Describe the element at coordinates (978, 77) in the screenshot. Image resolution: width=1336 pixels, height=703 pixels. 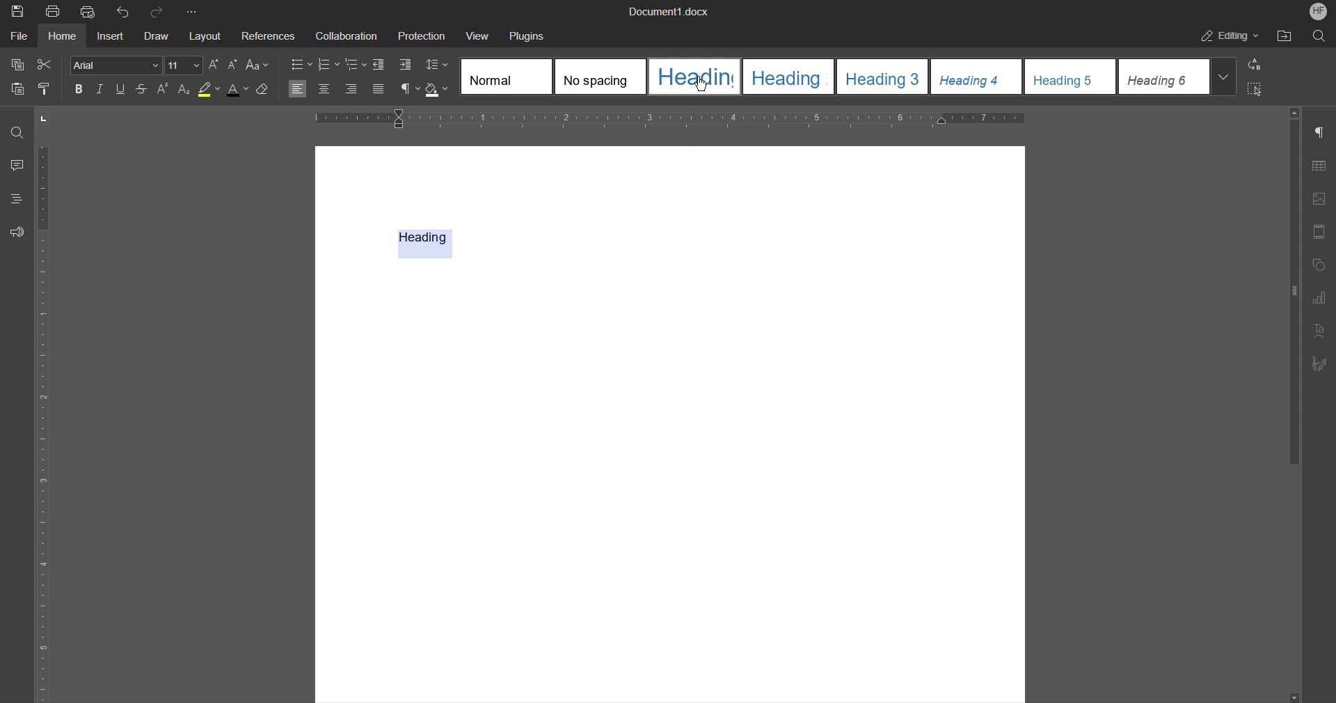
I see `Heading 4` at that location.